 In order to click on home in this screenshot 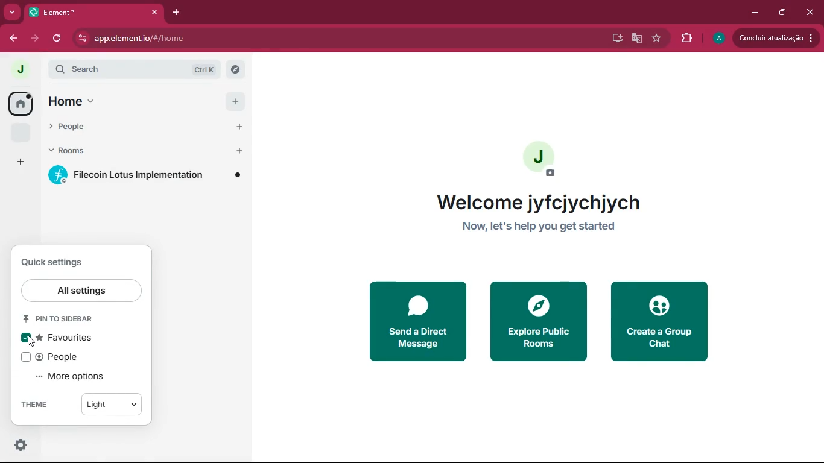, I will do `click(65, 103)`.